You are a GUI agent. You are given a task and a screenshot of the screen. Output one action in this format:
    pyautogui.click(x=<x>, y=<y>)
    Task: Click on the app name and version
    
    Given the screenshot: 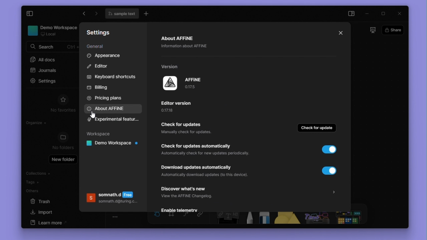 What is the action you would take?
    pyautogui.click(x=193, y=83)
    